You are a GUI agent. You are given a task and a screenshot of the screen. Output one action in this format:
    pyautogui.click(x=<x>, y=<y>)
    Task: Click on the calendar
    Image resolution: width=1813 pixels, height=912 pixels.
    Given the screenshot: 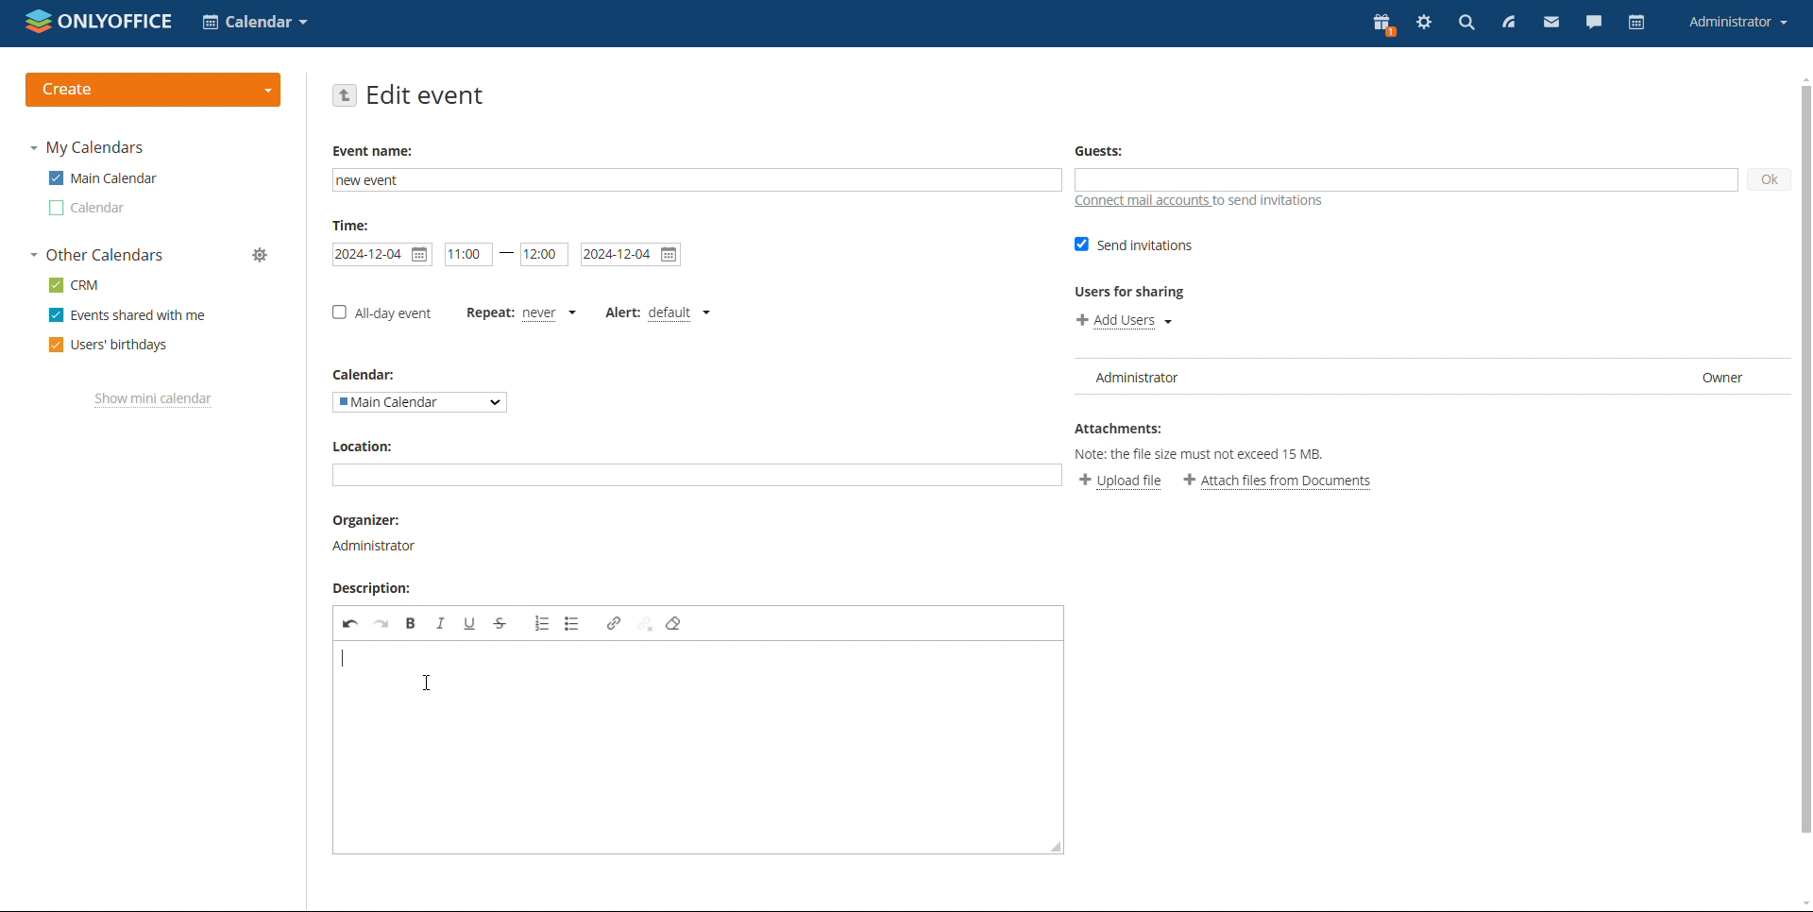 What is the action you would take?
    pyautogui.click(x=1635, y=24)
    